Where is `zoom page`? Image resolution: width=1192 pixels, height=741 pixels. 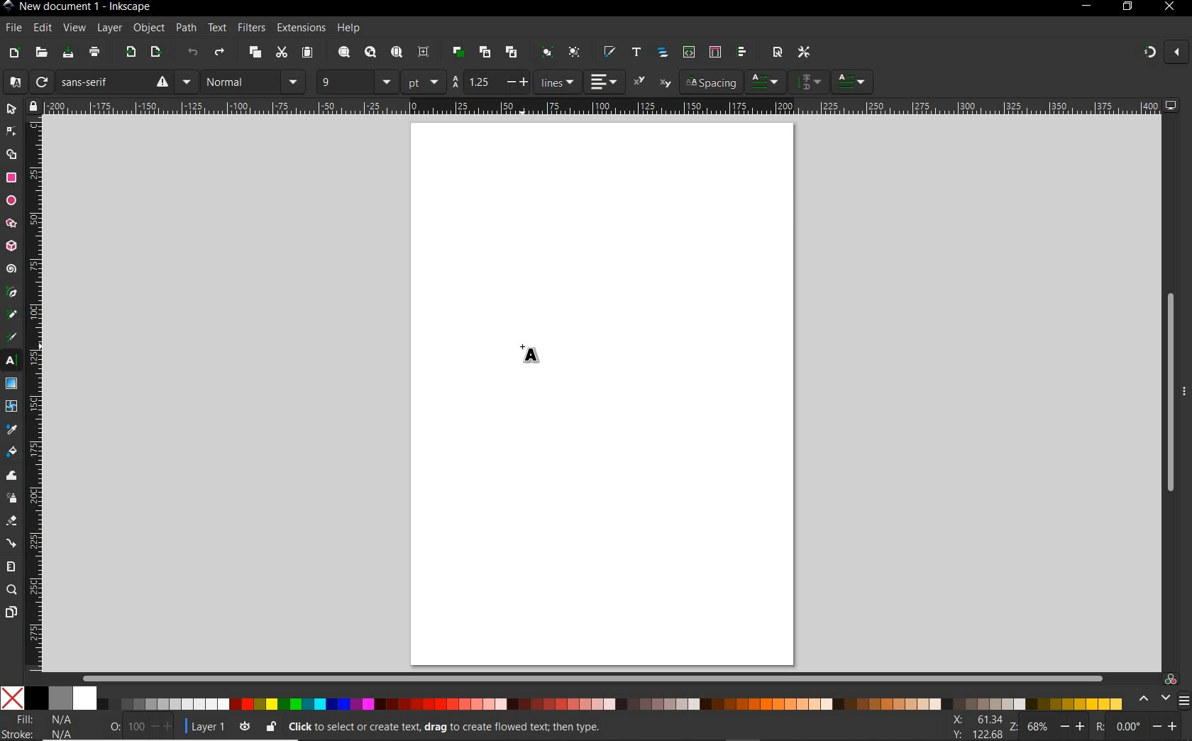 zoom page is located at coordinates (397, 53).